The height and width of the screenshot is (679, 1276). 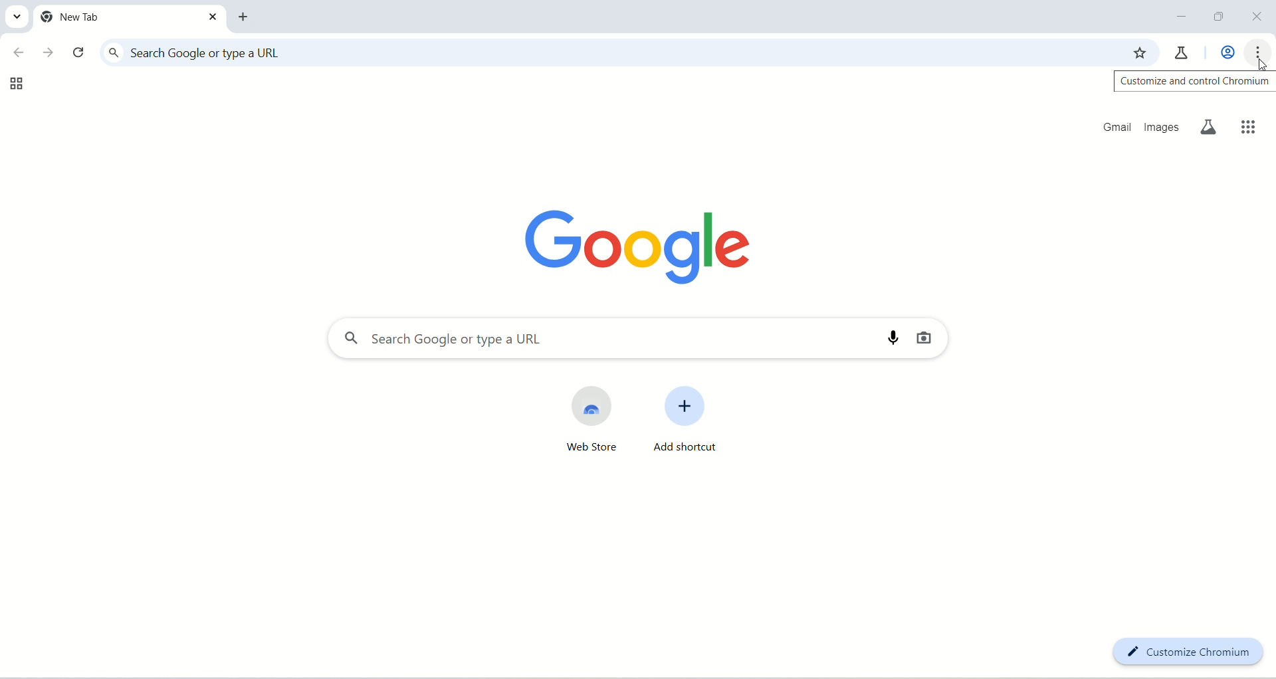 What do you see at coordinates (1223, 52) in the screenshot?
I see `work` at bounding box center [1223, 52].